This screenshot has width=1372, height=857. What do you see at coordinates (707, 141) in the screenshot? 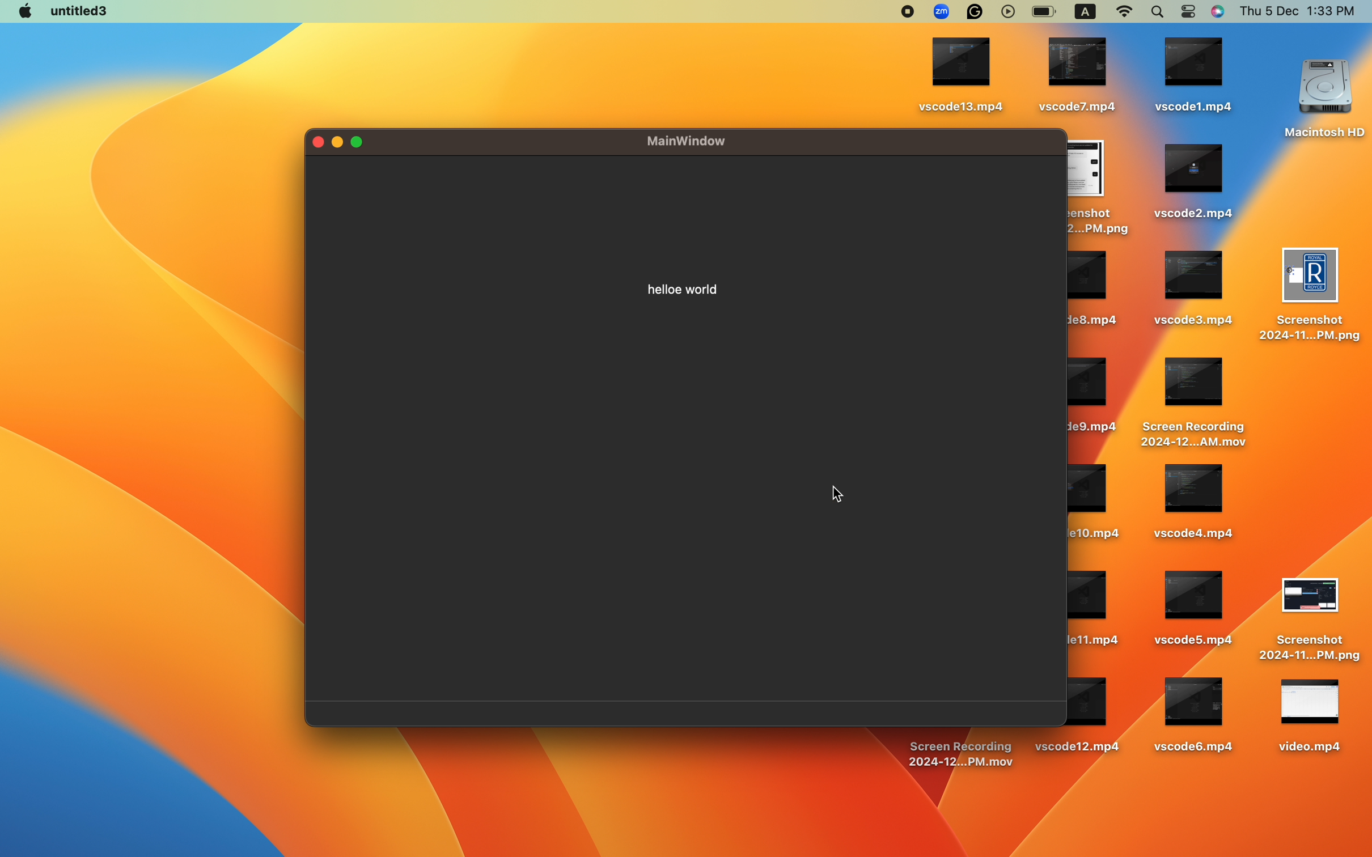
I see `main window` at bounding box center [707, 141].